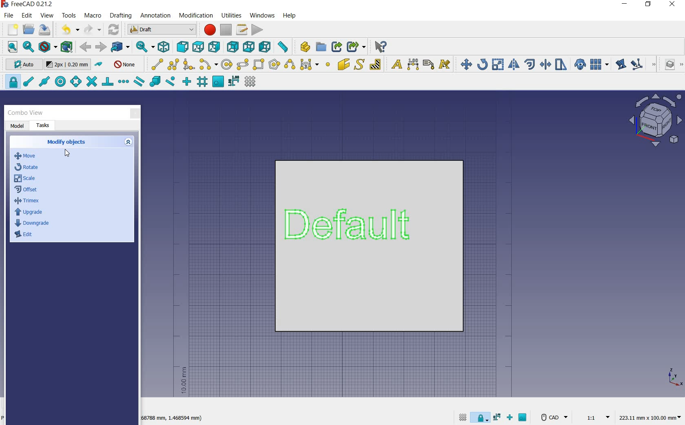 The width and height of the screenshot is (685, 425). What do you see at coordinates (327, 65) in the screenshot?
I see `point` at bounding box center [327, 65].